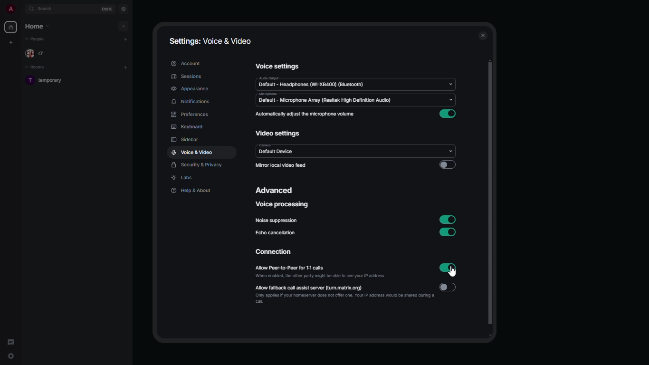 This screenshot has width=649, height=365. What do you see at coordinates (448, 233) in the screenshot?
I see `enabled` at bounding box center [448, 233].